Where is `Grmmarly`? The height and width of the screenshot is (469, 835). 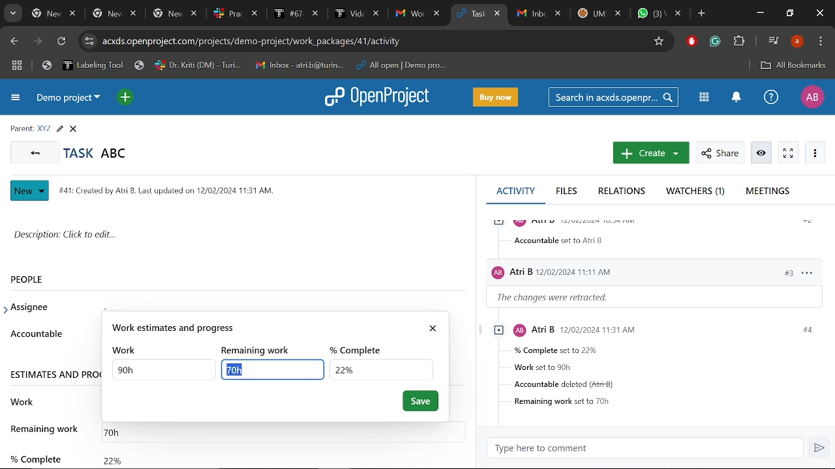
Grmmarly is located at coordinates (716, 43).